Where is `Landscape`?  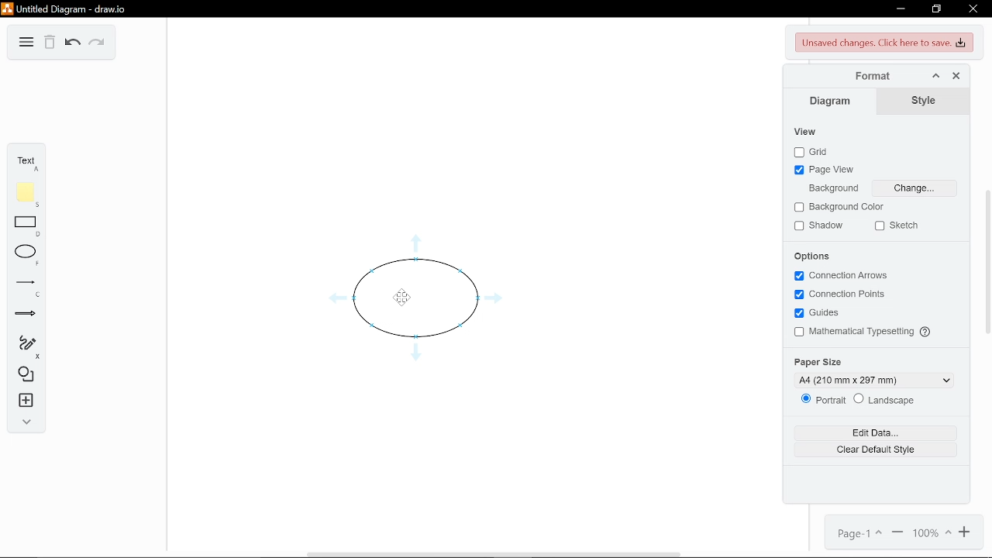
Landscape is located at coordinates (894, 401).